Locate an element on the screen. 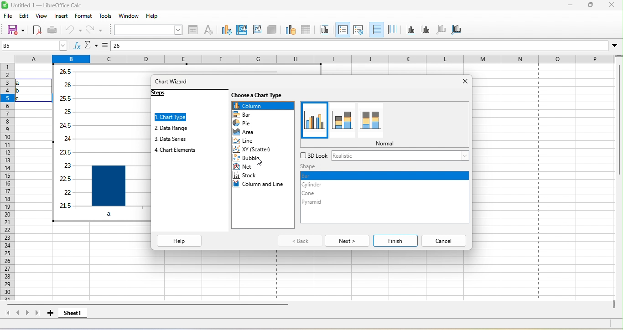  x axis is located at coordinates (410, 30).